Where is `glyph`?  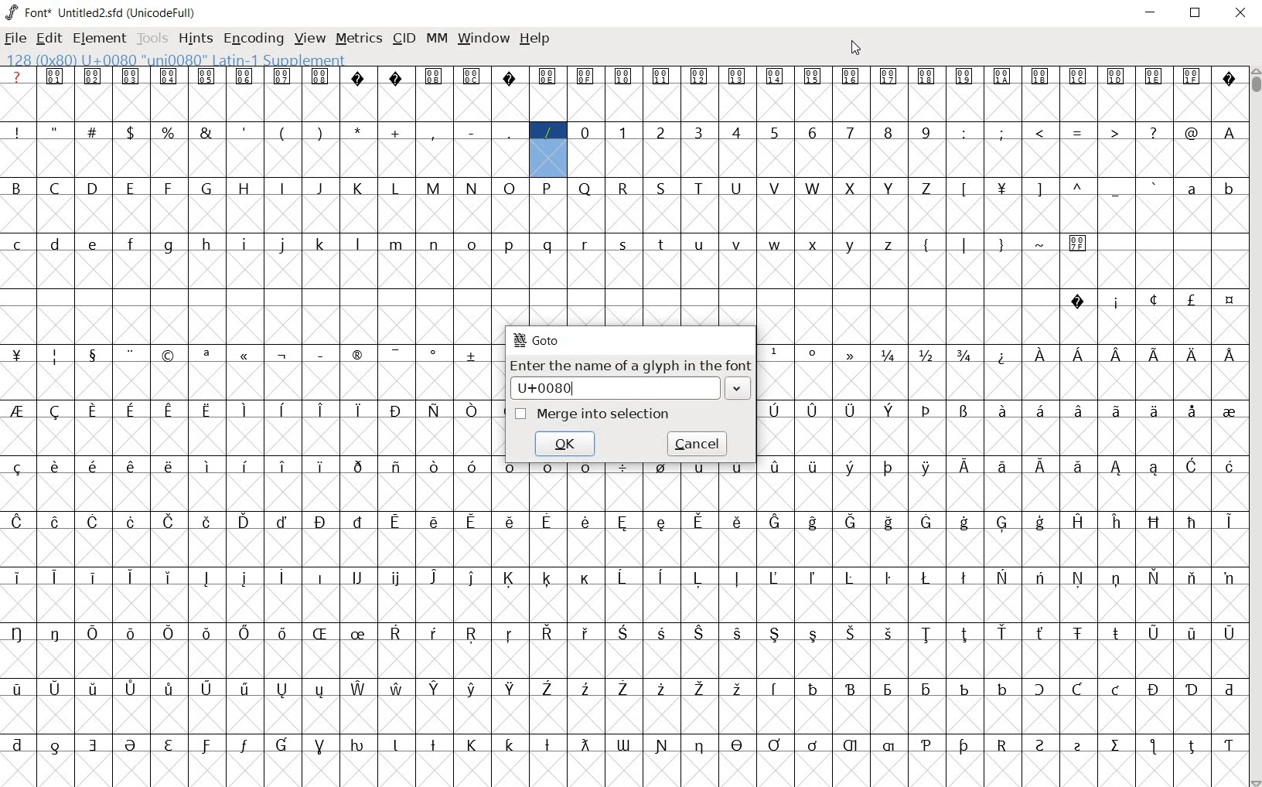
glyph is located at coordinates (206, 356).